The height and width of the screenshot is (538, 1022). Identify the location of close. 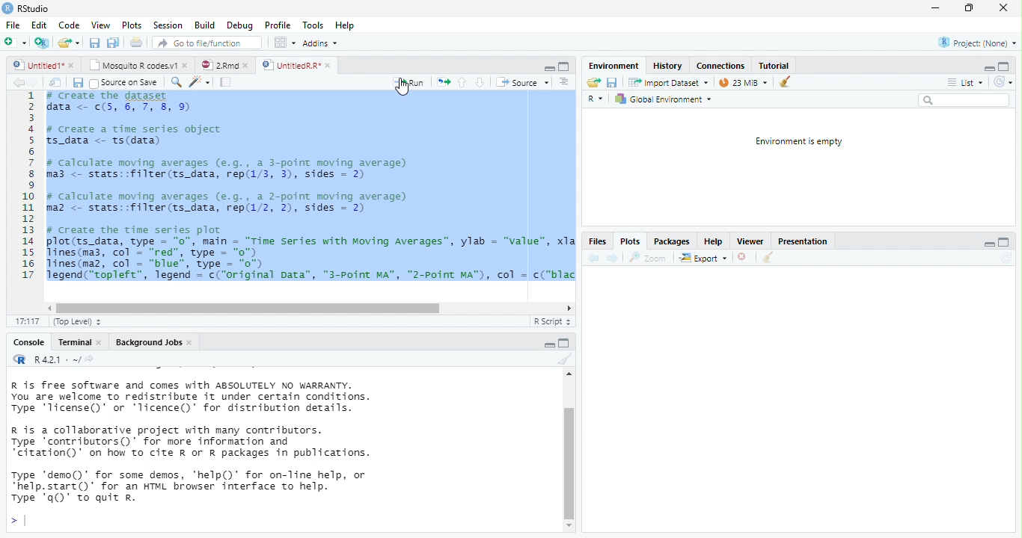
(187, 64).